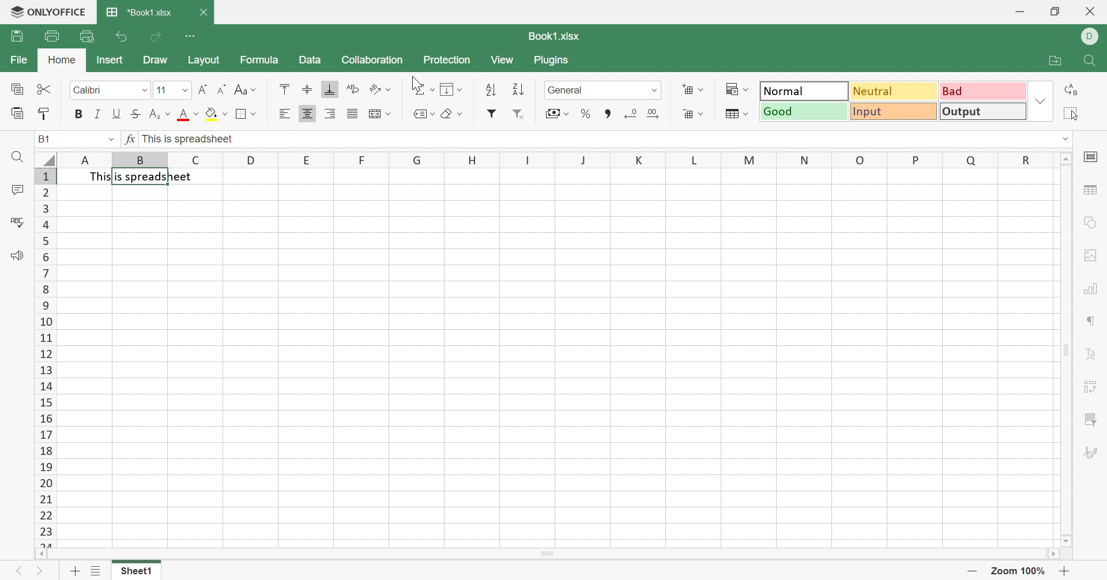 This screenshot has width=1107, height=580. I want to click on DELL, so click(1091, 36).